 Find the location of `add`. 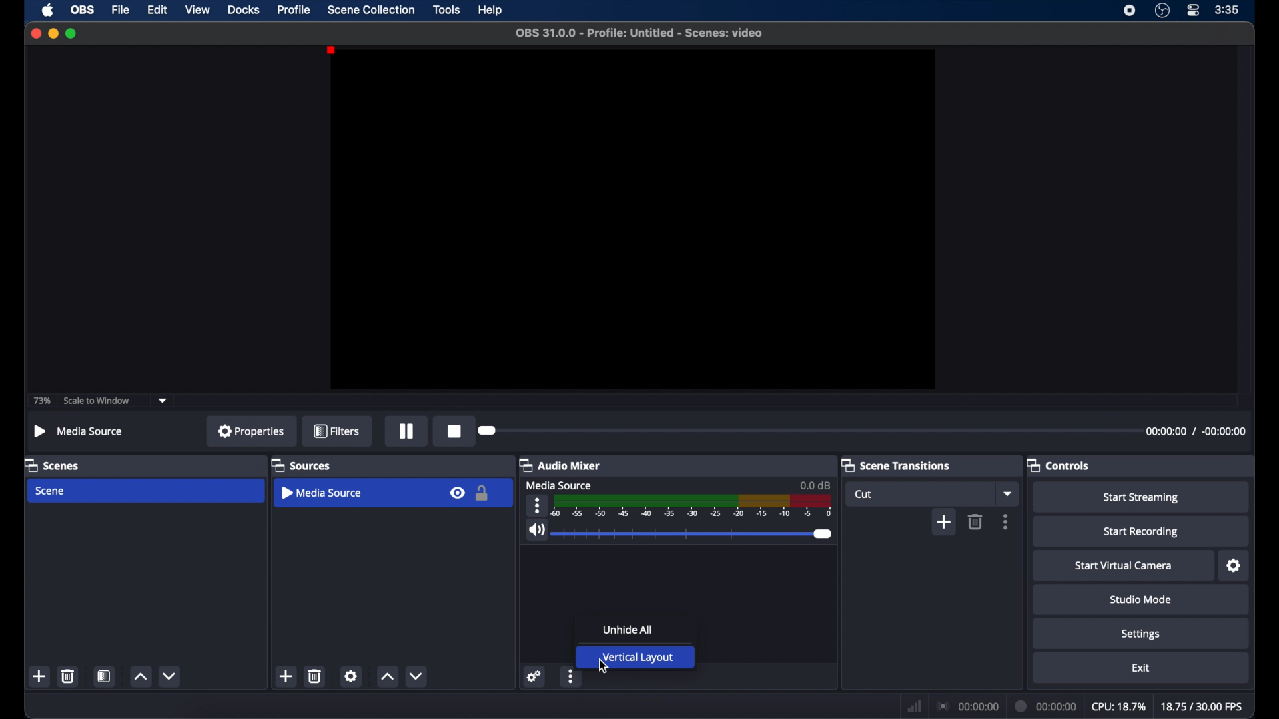

add is located at coordinates (943, 521).